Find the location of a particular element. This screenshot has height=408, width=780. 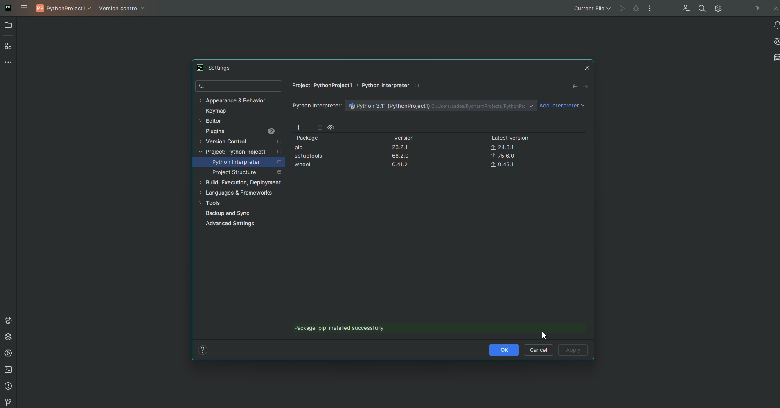

More Options is located at coordinates (649, 9).